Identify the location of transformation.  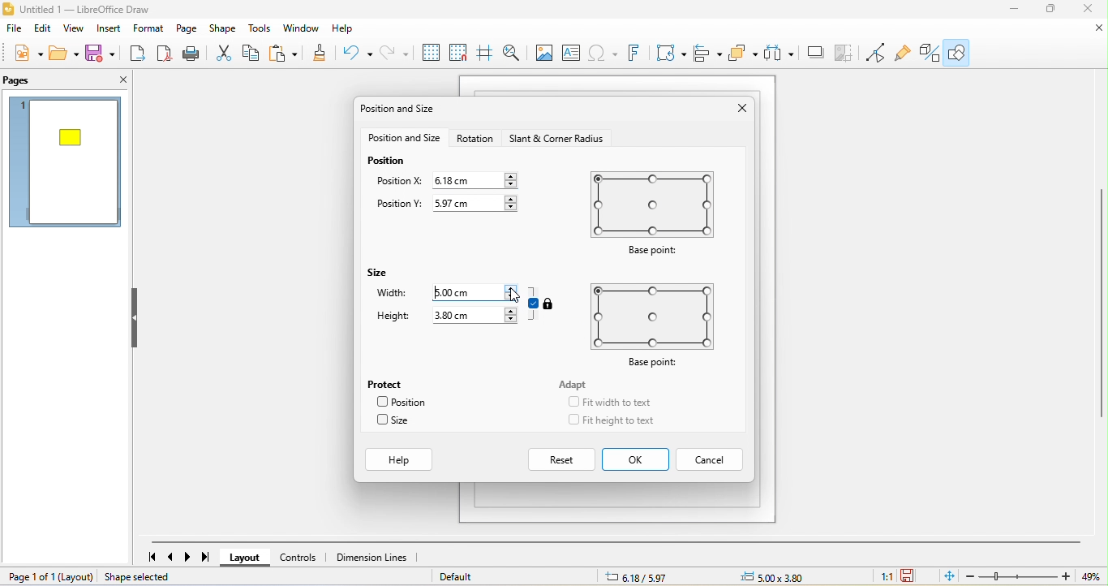
(668, 52).